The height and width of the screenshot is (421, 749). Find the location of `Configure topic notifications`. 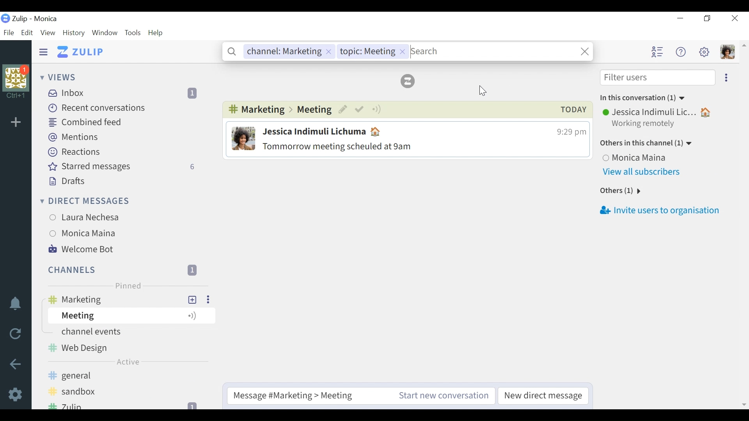

Configure topic notifications is located at coordinates (195, 315).